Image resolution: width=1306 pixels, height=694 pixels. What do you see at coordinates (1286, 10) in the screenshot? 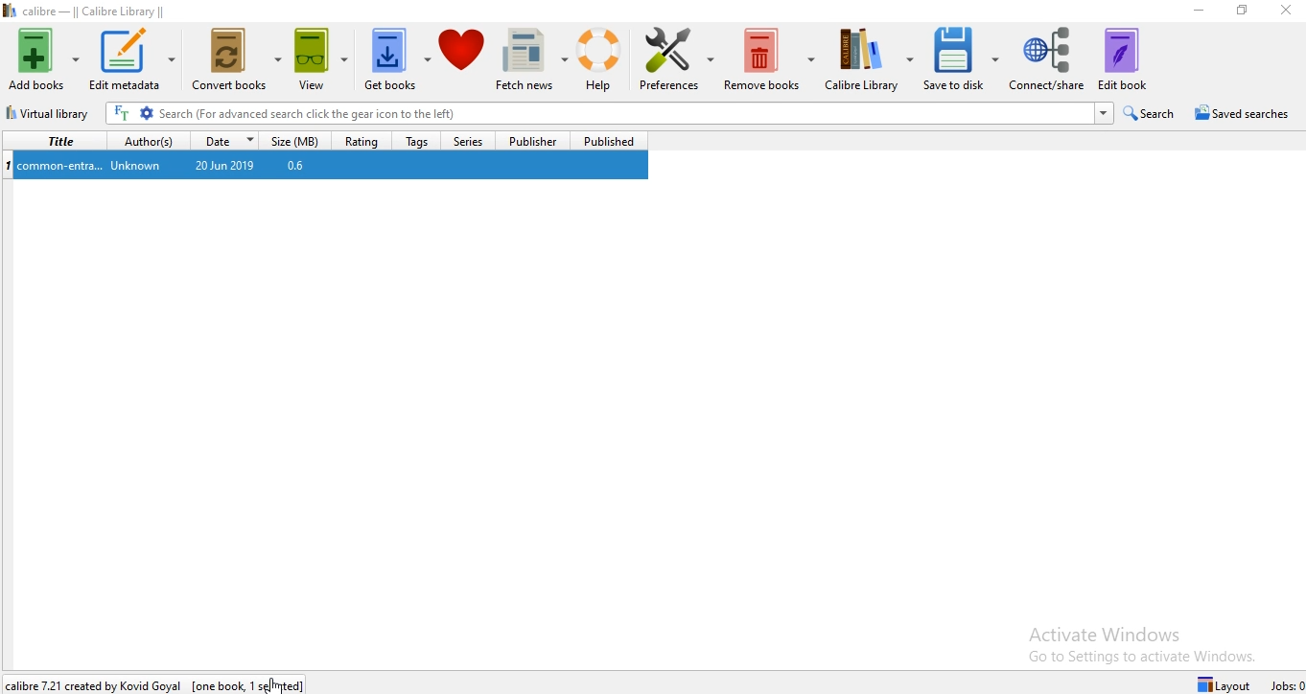
I see `Close` at bounding box center [1286, 10].